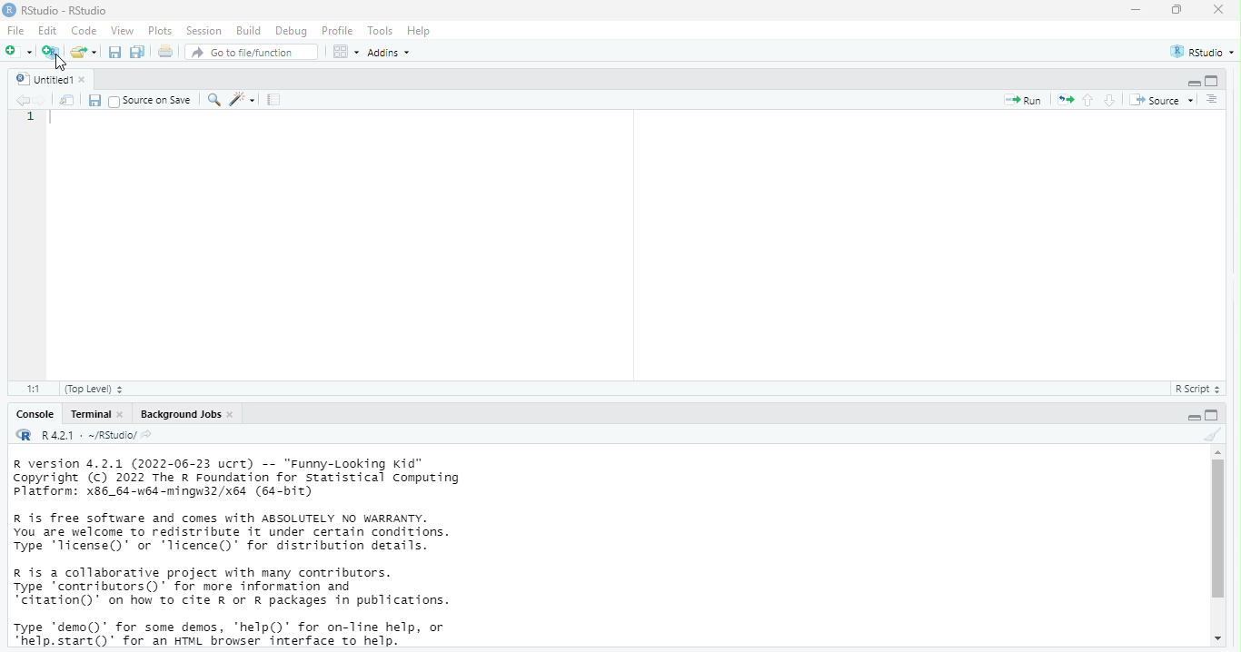 Image resolution: width=1241 pixels, height=652 pixels. What do you see at coordinates (65, 65) in the screenshot?
I see `cursor` at bounding box center [65, 65].